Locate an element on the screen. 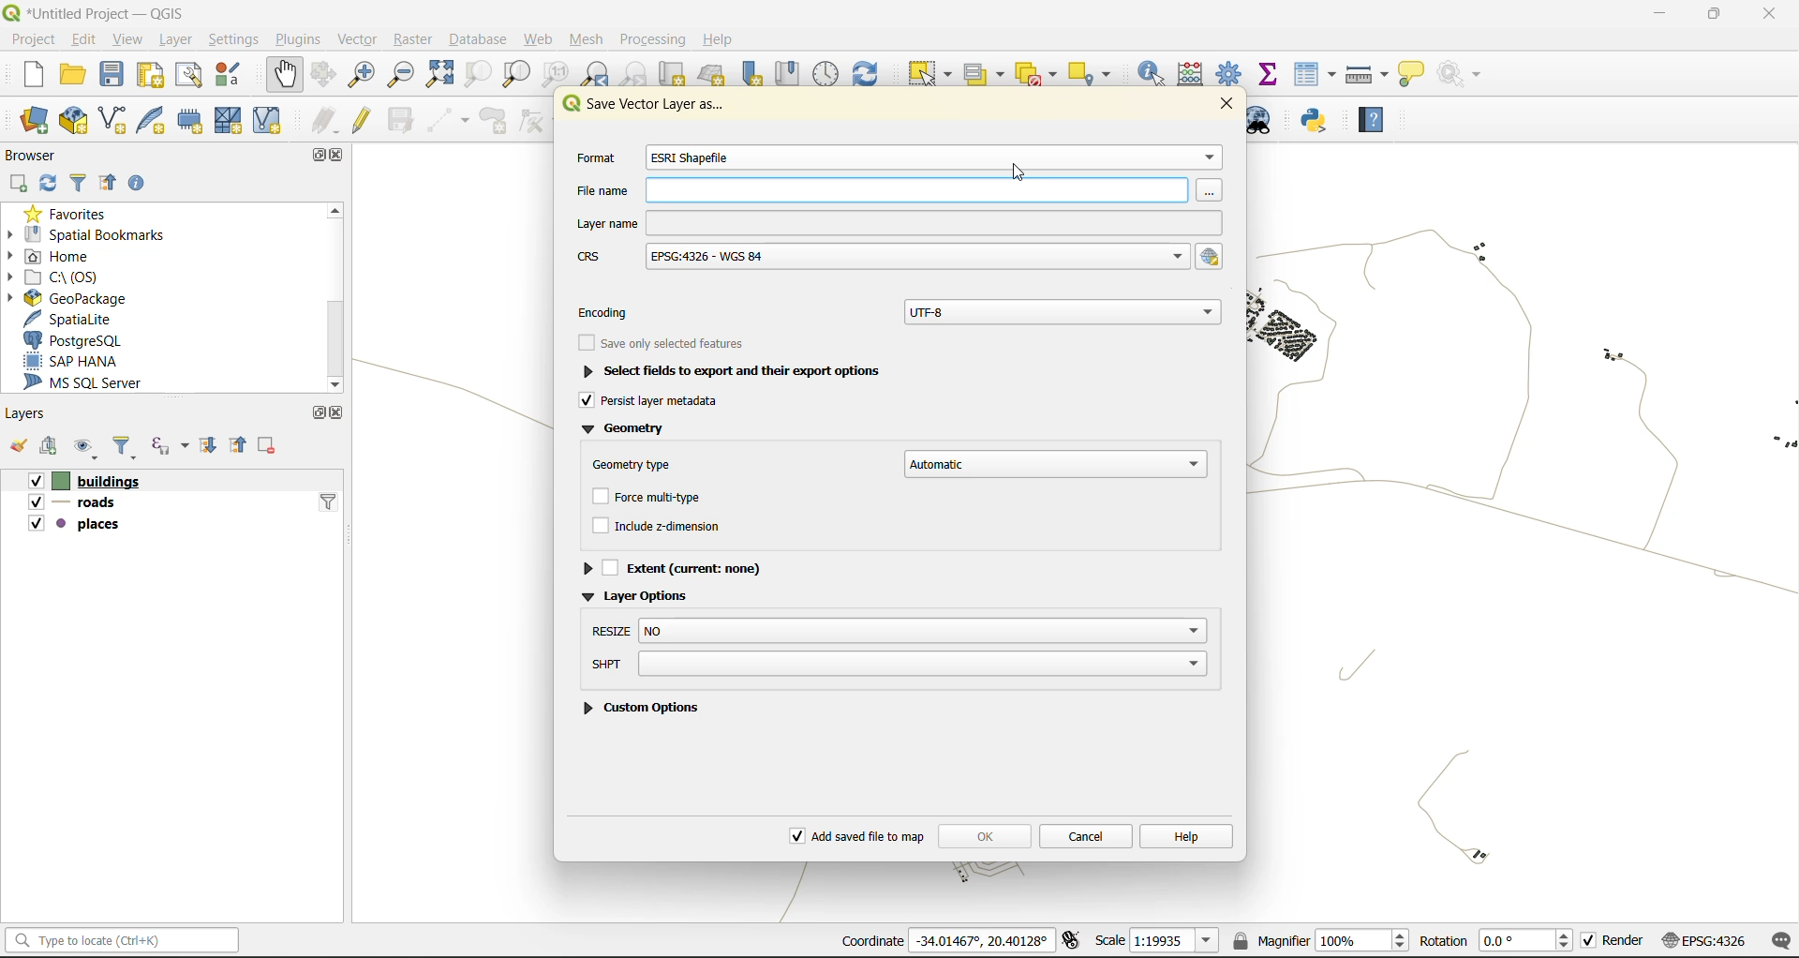 Image resolution: width=1799 pixels, height=958 pixels. pan selection is located at coordinates (324, 73).